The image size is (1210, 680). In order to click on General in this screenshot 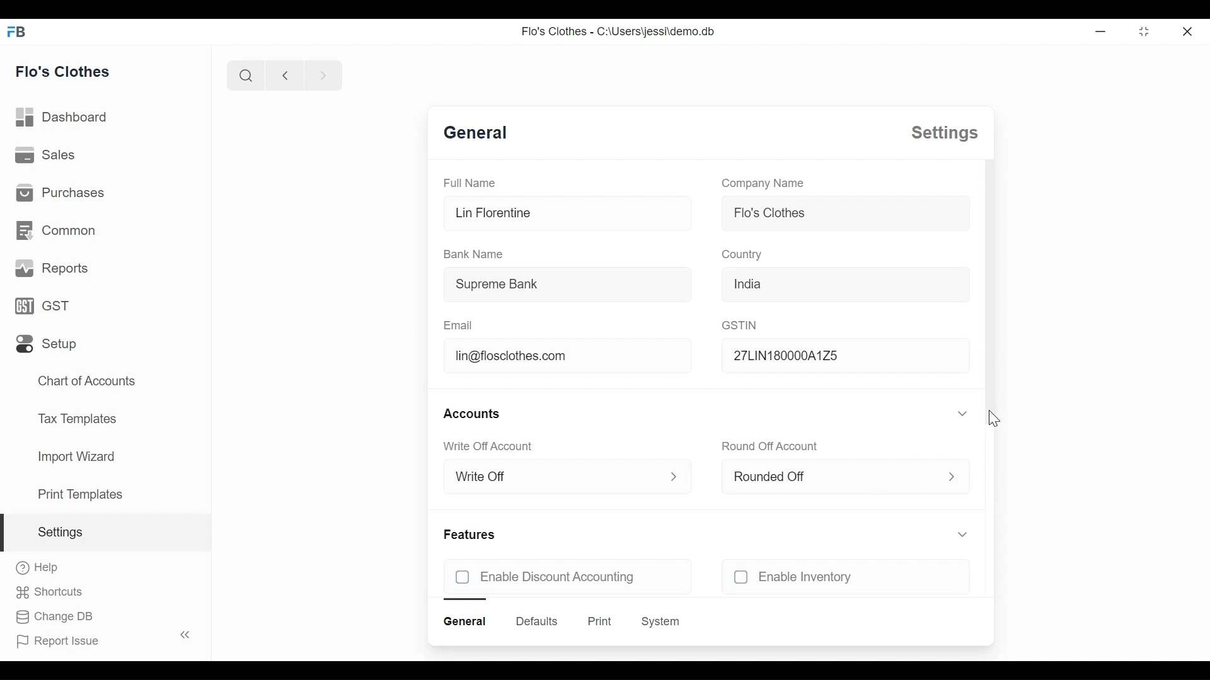, I will do `click(467, 621)`.